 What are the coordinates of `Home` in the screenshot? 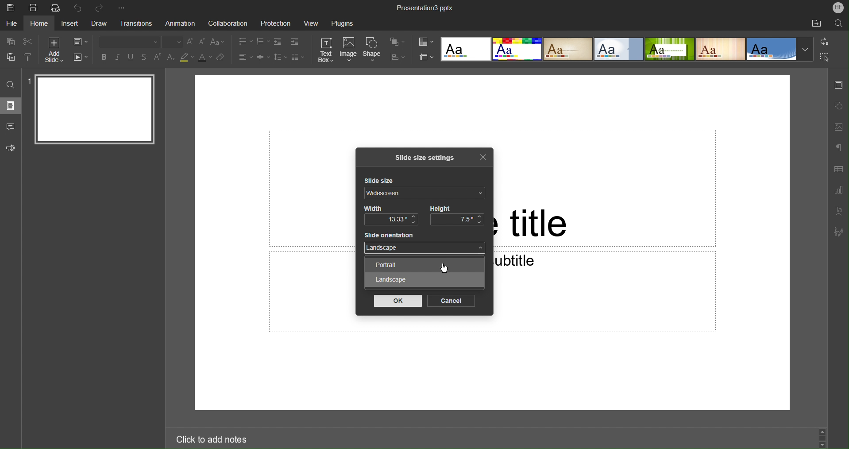 It's located at (40, 24).